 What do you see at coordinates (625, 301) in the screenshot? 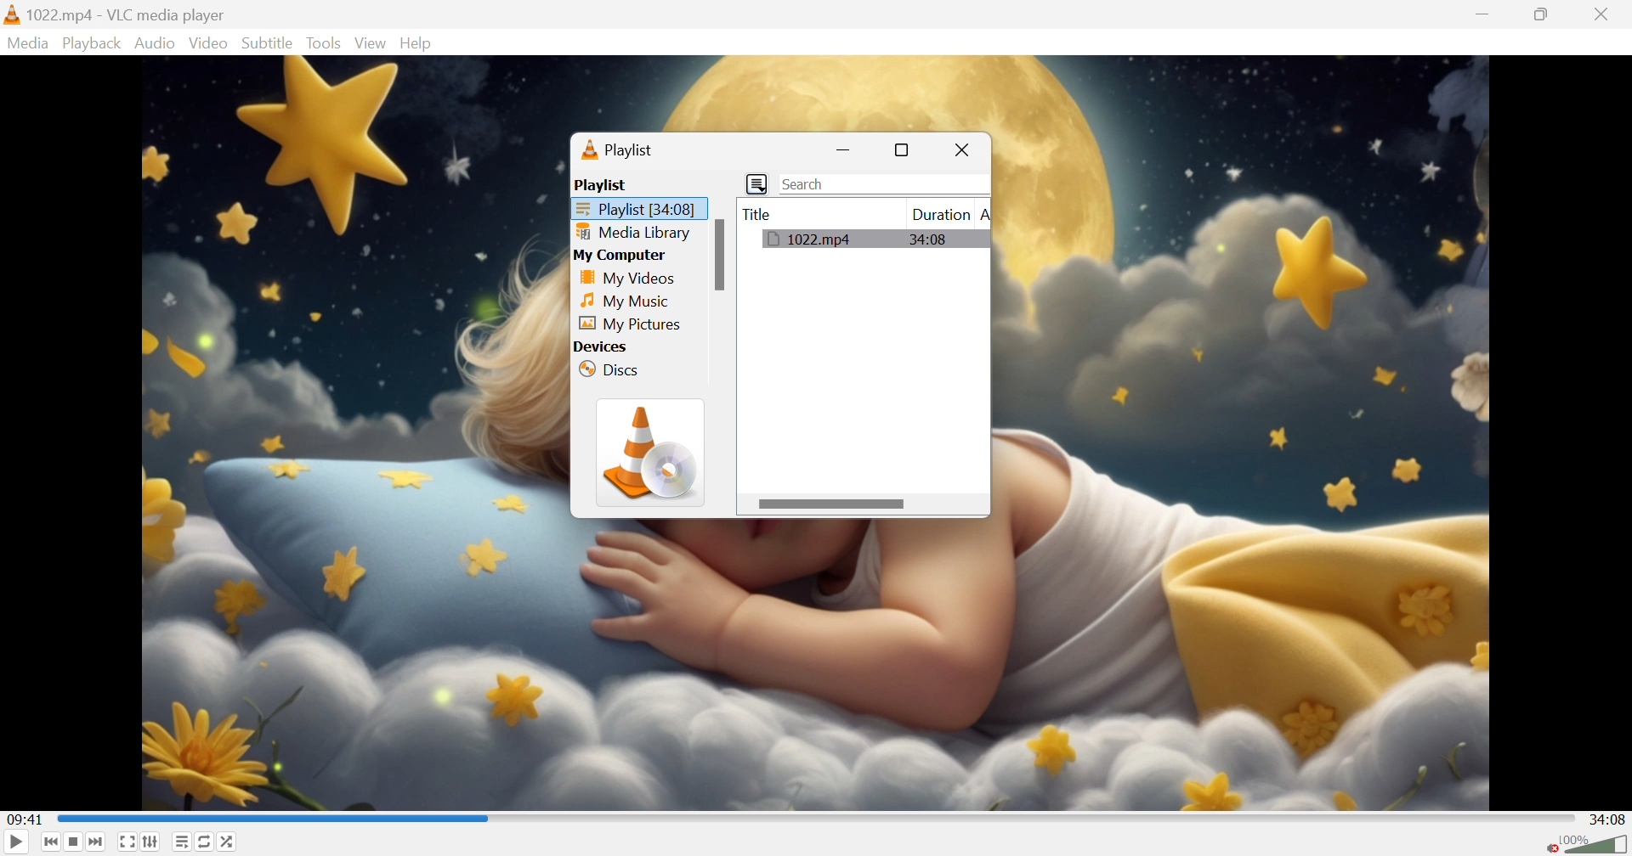
I see `My Music` at bounding box center [625, 301].